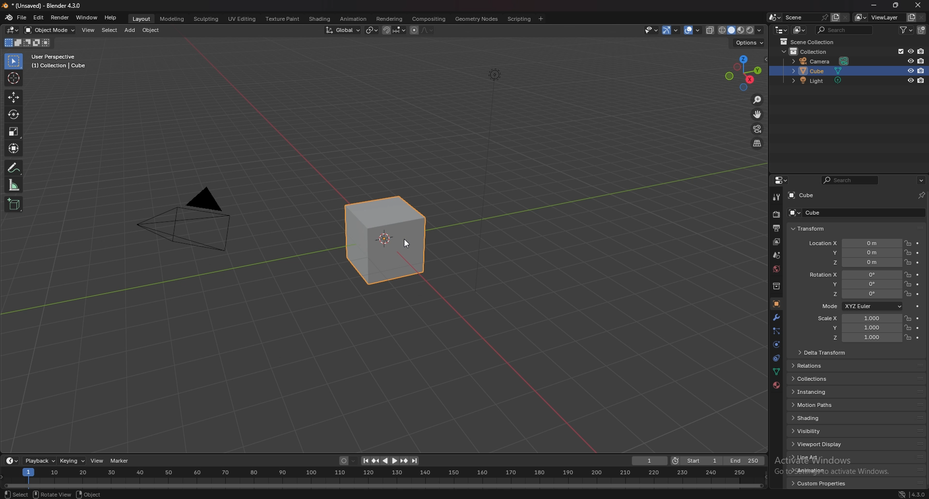  What do you see at coordinates (12, 461) in the screenshot?
I see `editor type` at bounding box center [12, 461].